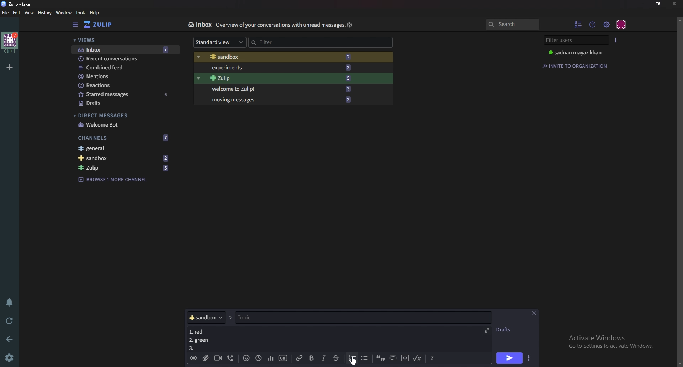 The image size is (683, 367). Describe the element at coordinates (11, 338) in the screenshot. I see `back` at that location.